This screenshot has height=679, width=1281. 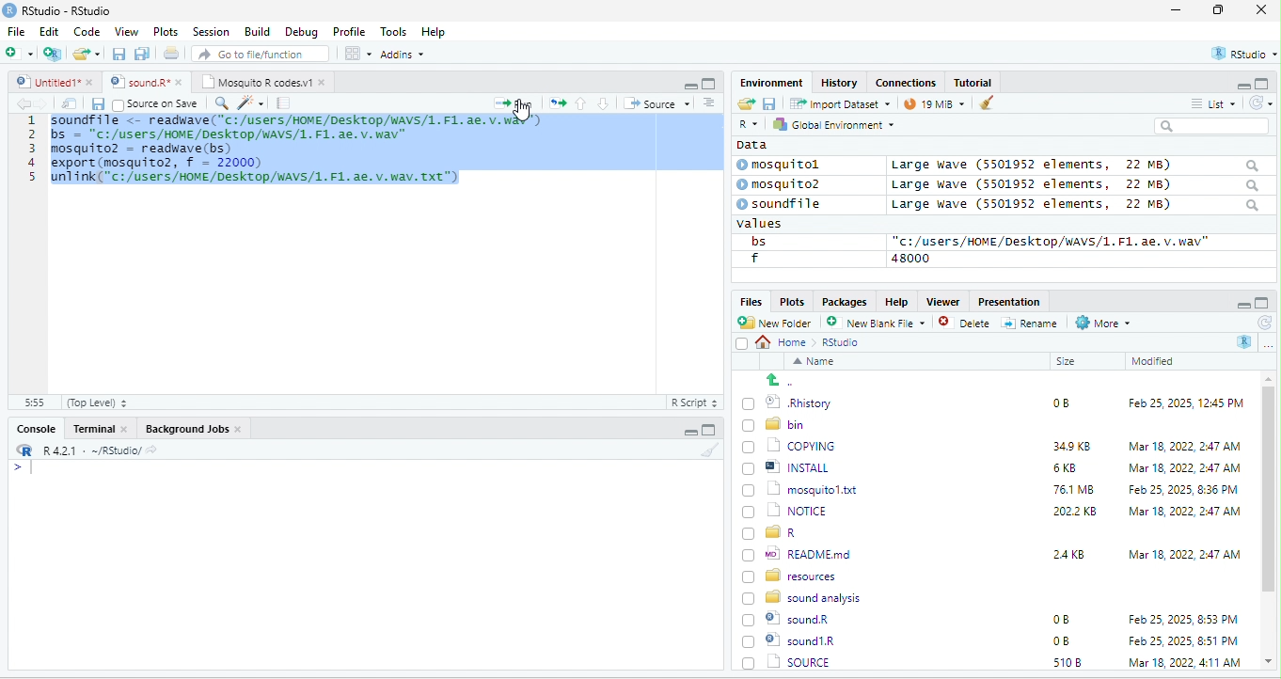 I want to click on maximize, so click(x=1264, y=83).